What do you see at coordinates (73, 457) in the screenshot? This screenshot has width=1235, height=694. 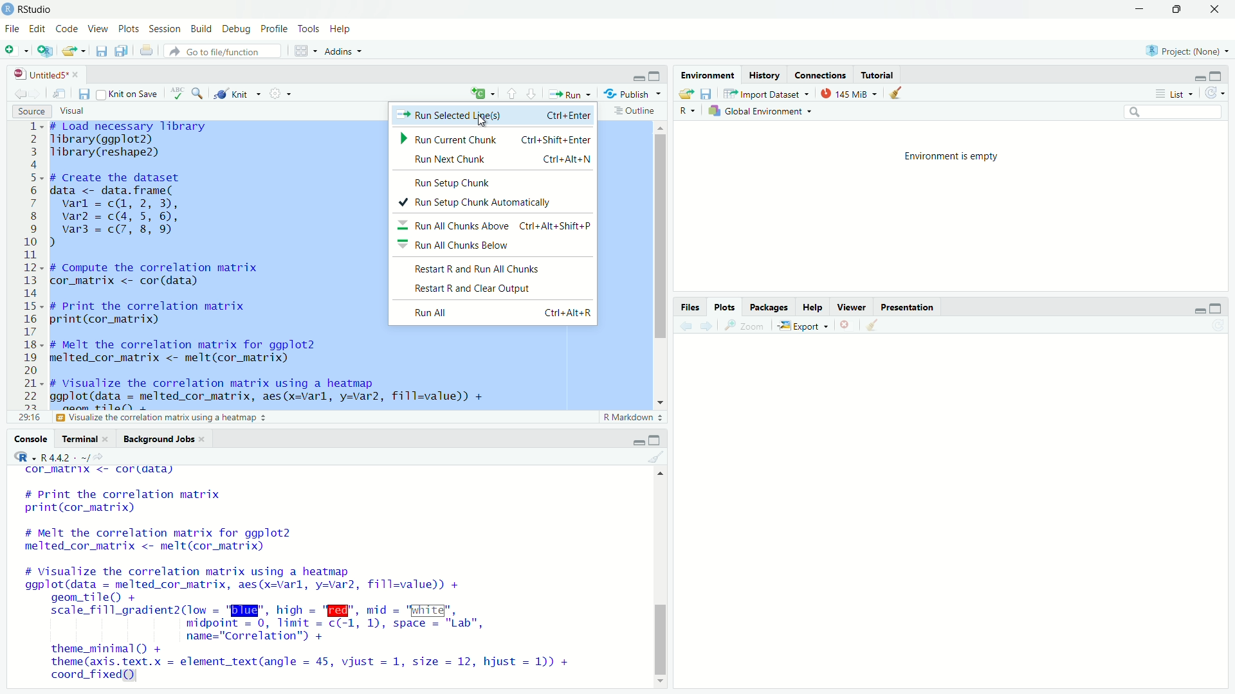 I see `r language R4.4.2` at bounding box center [73, 457].